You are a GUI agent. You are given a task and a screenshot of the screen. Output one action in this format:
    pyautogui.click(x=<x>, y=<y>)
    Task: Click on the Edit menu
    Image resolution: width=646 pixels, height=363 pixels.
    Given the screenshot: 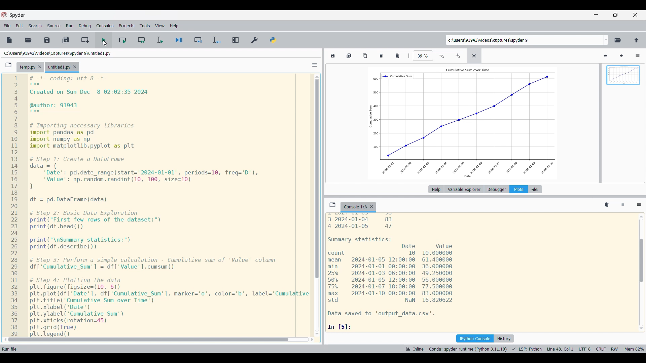 What is the action you would take?
    pyautogui.click(x=20, y=26)
    